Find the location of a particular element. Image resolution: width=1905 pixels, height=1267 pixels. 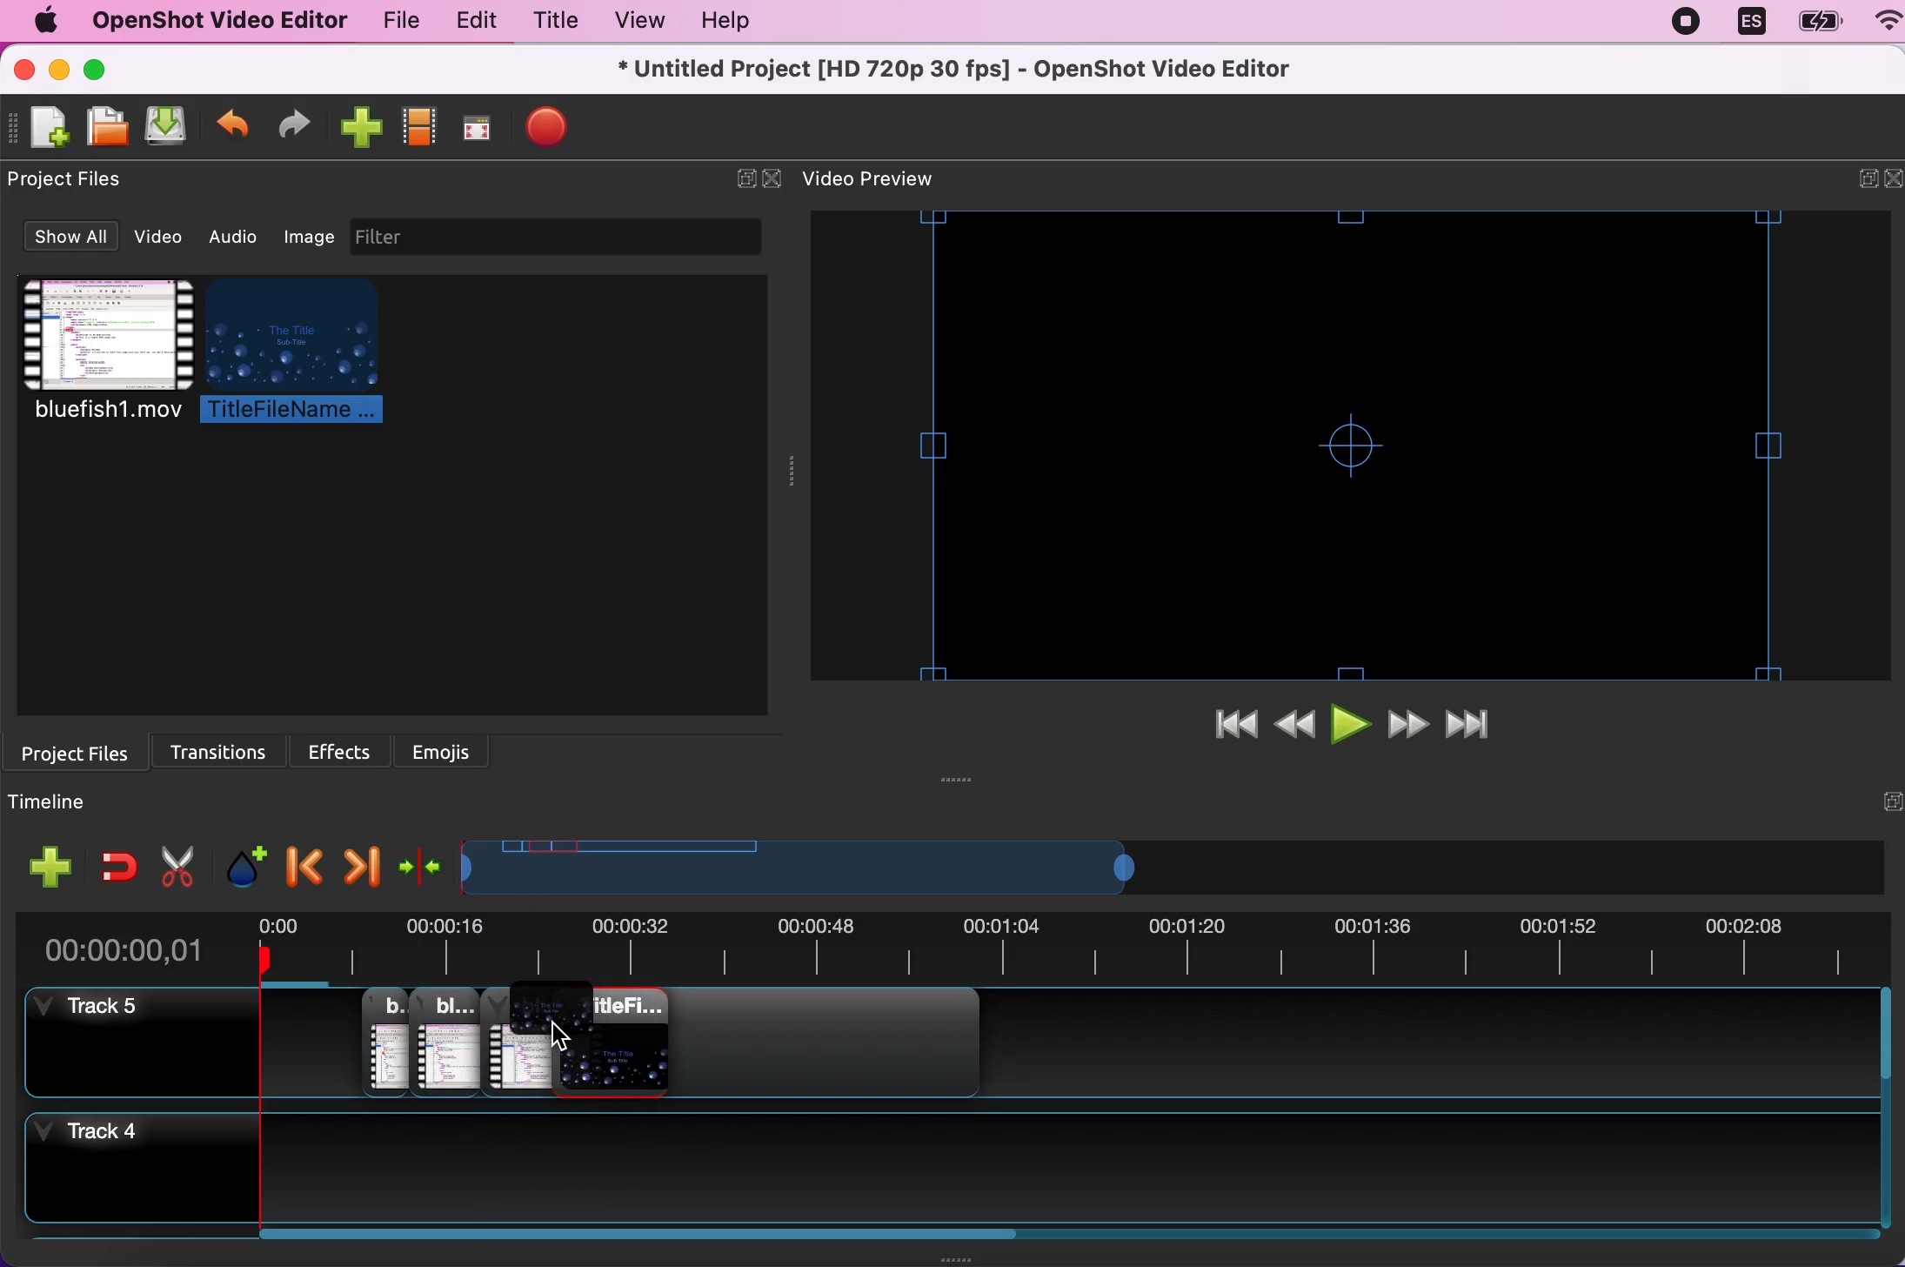

show all is located at coordinates (68, 238).